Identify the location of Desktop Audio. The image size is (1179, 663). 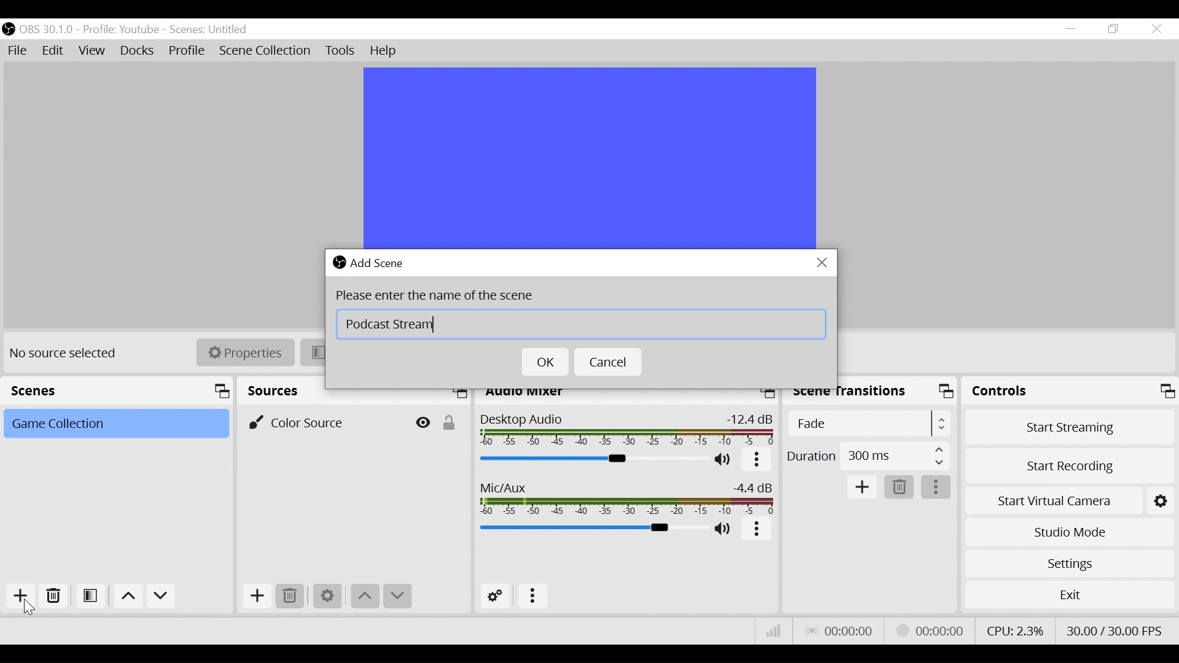
(628, 431).